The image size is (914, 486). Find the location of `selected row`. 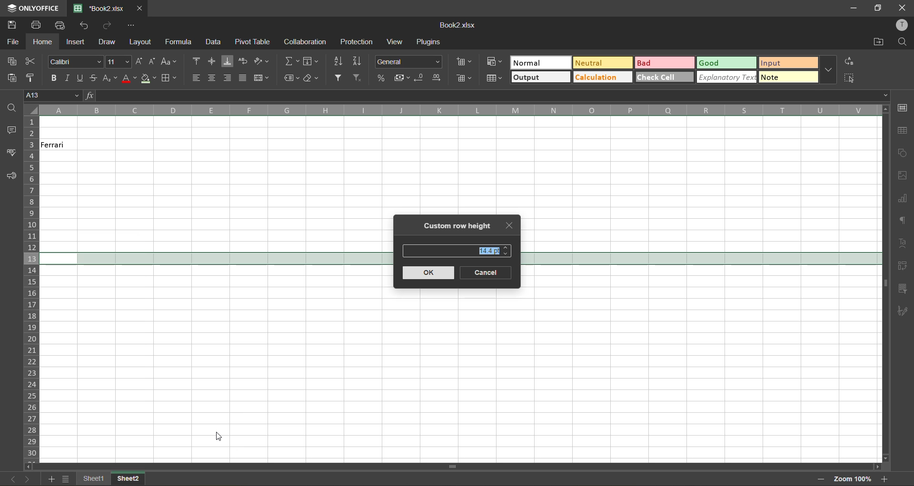

selected row is located at coordinates (700, 259).